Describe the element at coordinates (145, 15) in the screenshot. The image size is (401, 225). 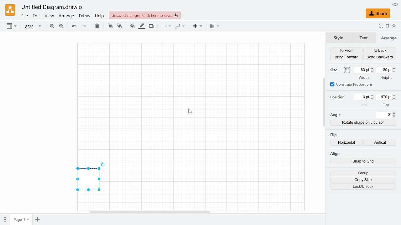
I see `Unsaved changes. Click here to save.` at that location.